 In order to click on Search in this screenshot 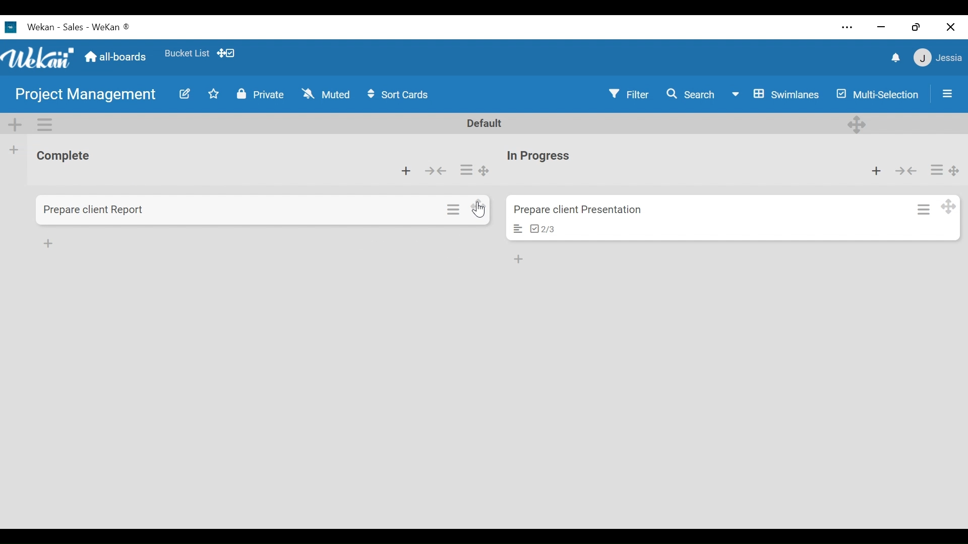, I will do `click(692, 95)`.